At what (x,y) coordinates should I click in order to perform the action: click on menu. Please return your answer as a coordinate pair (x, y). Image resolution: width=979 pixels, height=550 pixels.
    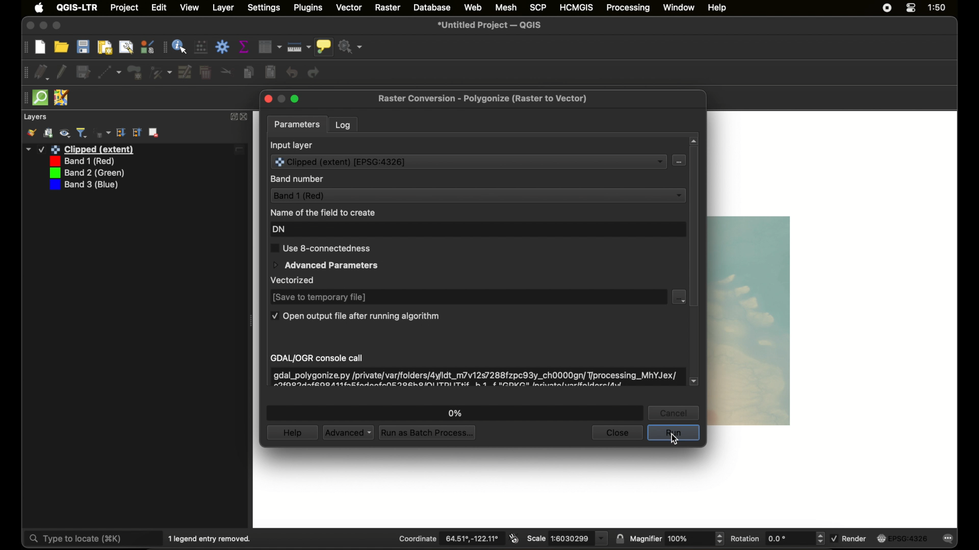
    Looking at the image, I should click on (678, 160).